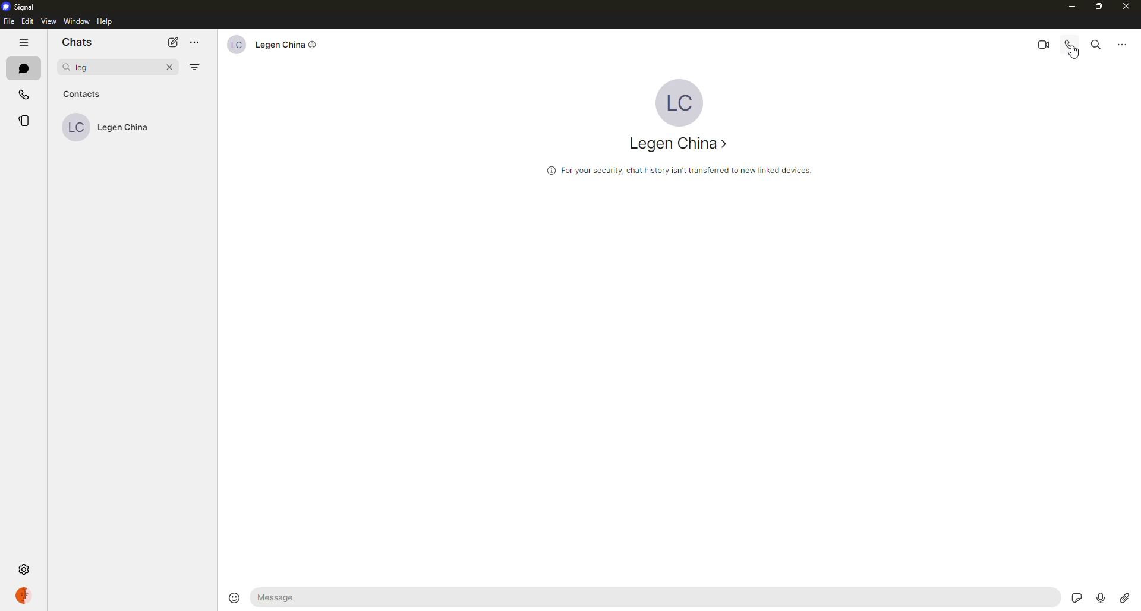 This screenshot has height=611, width=1141. Describe the element at coordinates (683, 101) in the screenshot. I see `profile pic` at that location.